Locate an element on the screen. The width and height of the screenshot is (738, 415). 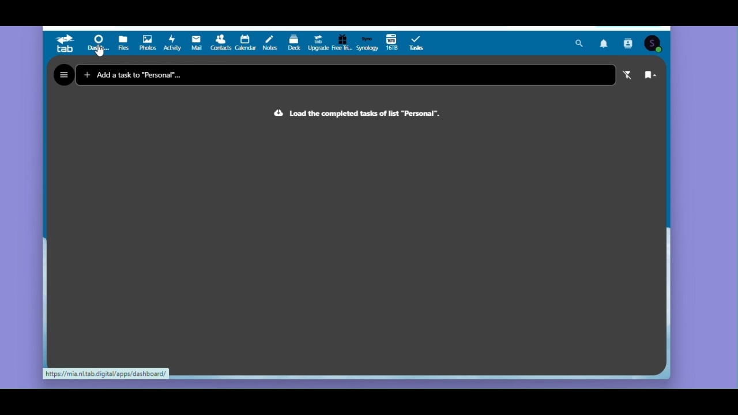
Mail is located at coordinates (194, 44).